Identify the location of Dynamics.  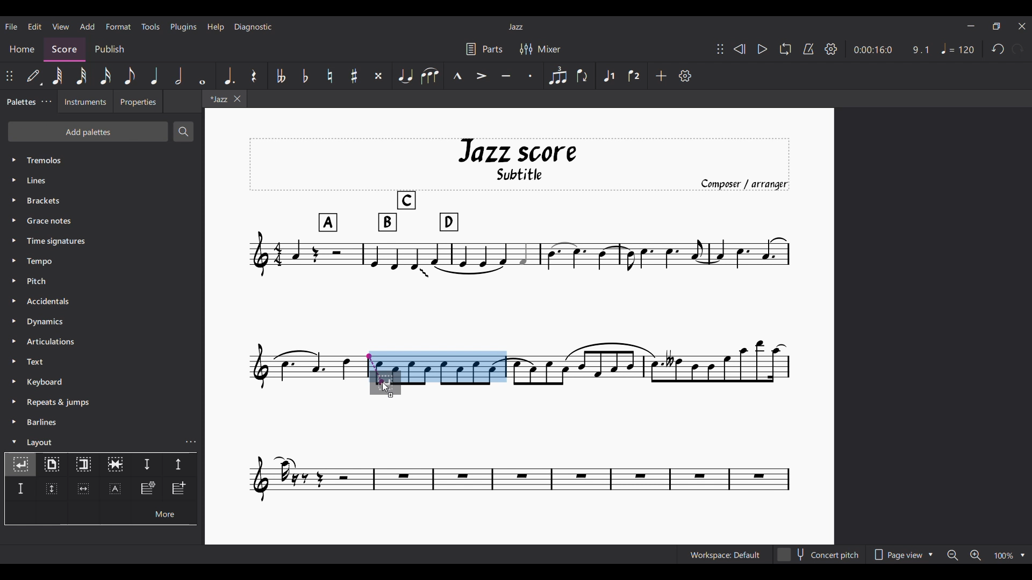
(102, 321).